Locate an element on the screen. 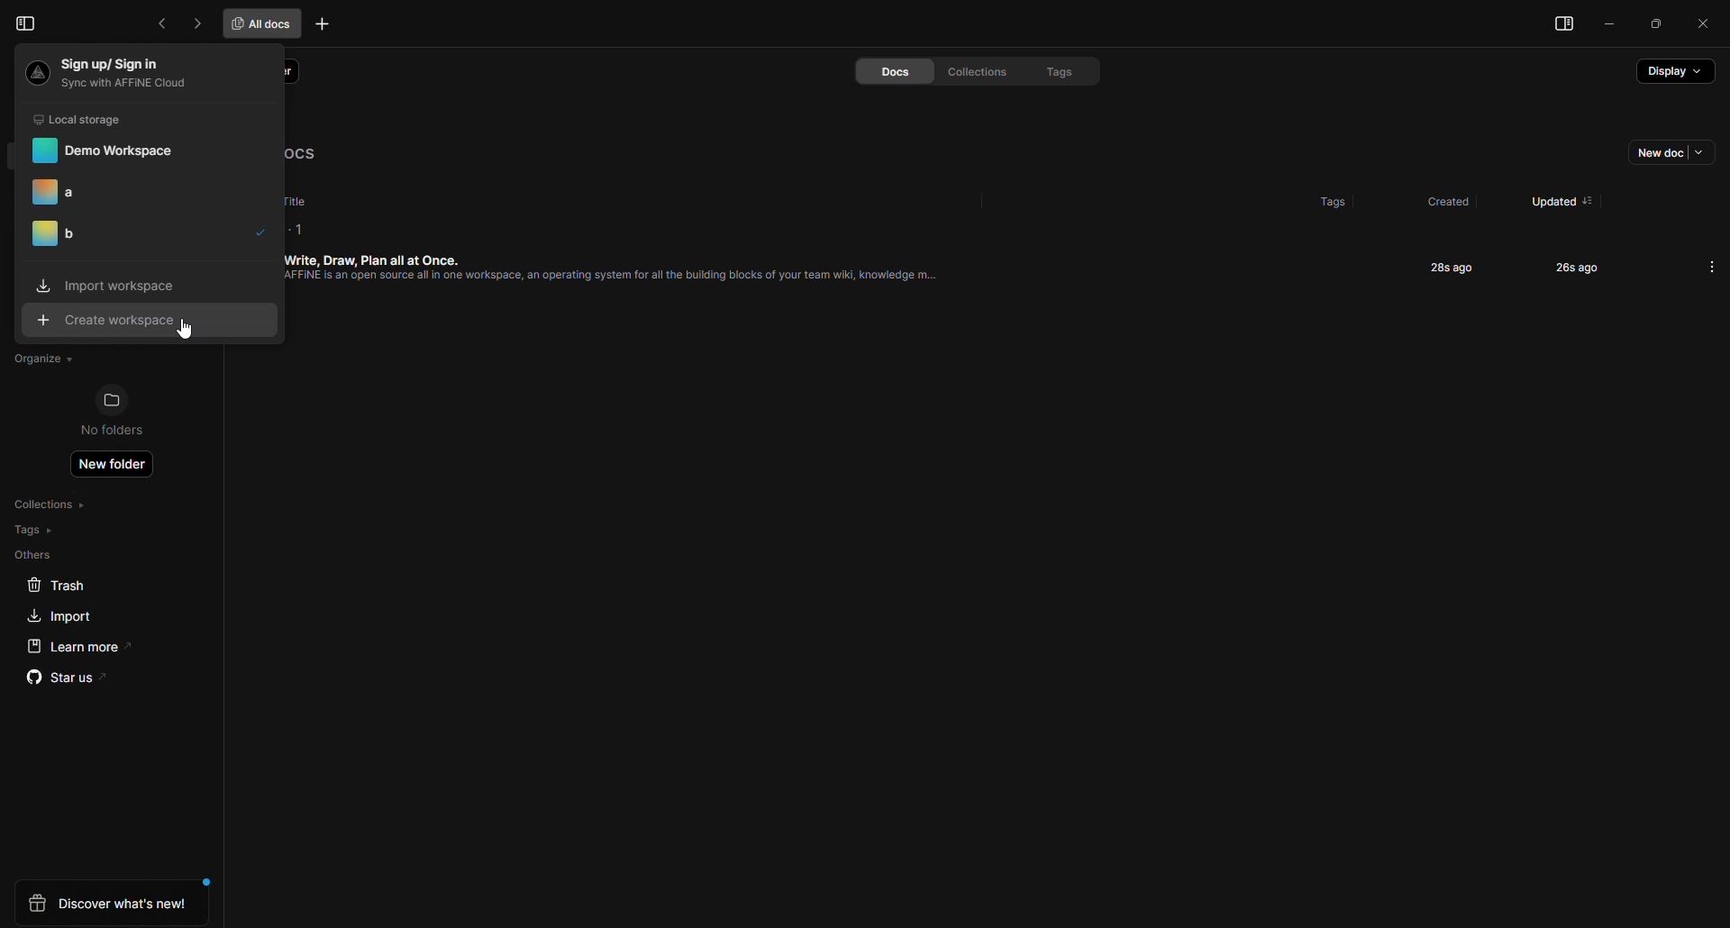  demo is located at coordinates (105, 150).